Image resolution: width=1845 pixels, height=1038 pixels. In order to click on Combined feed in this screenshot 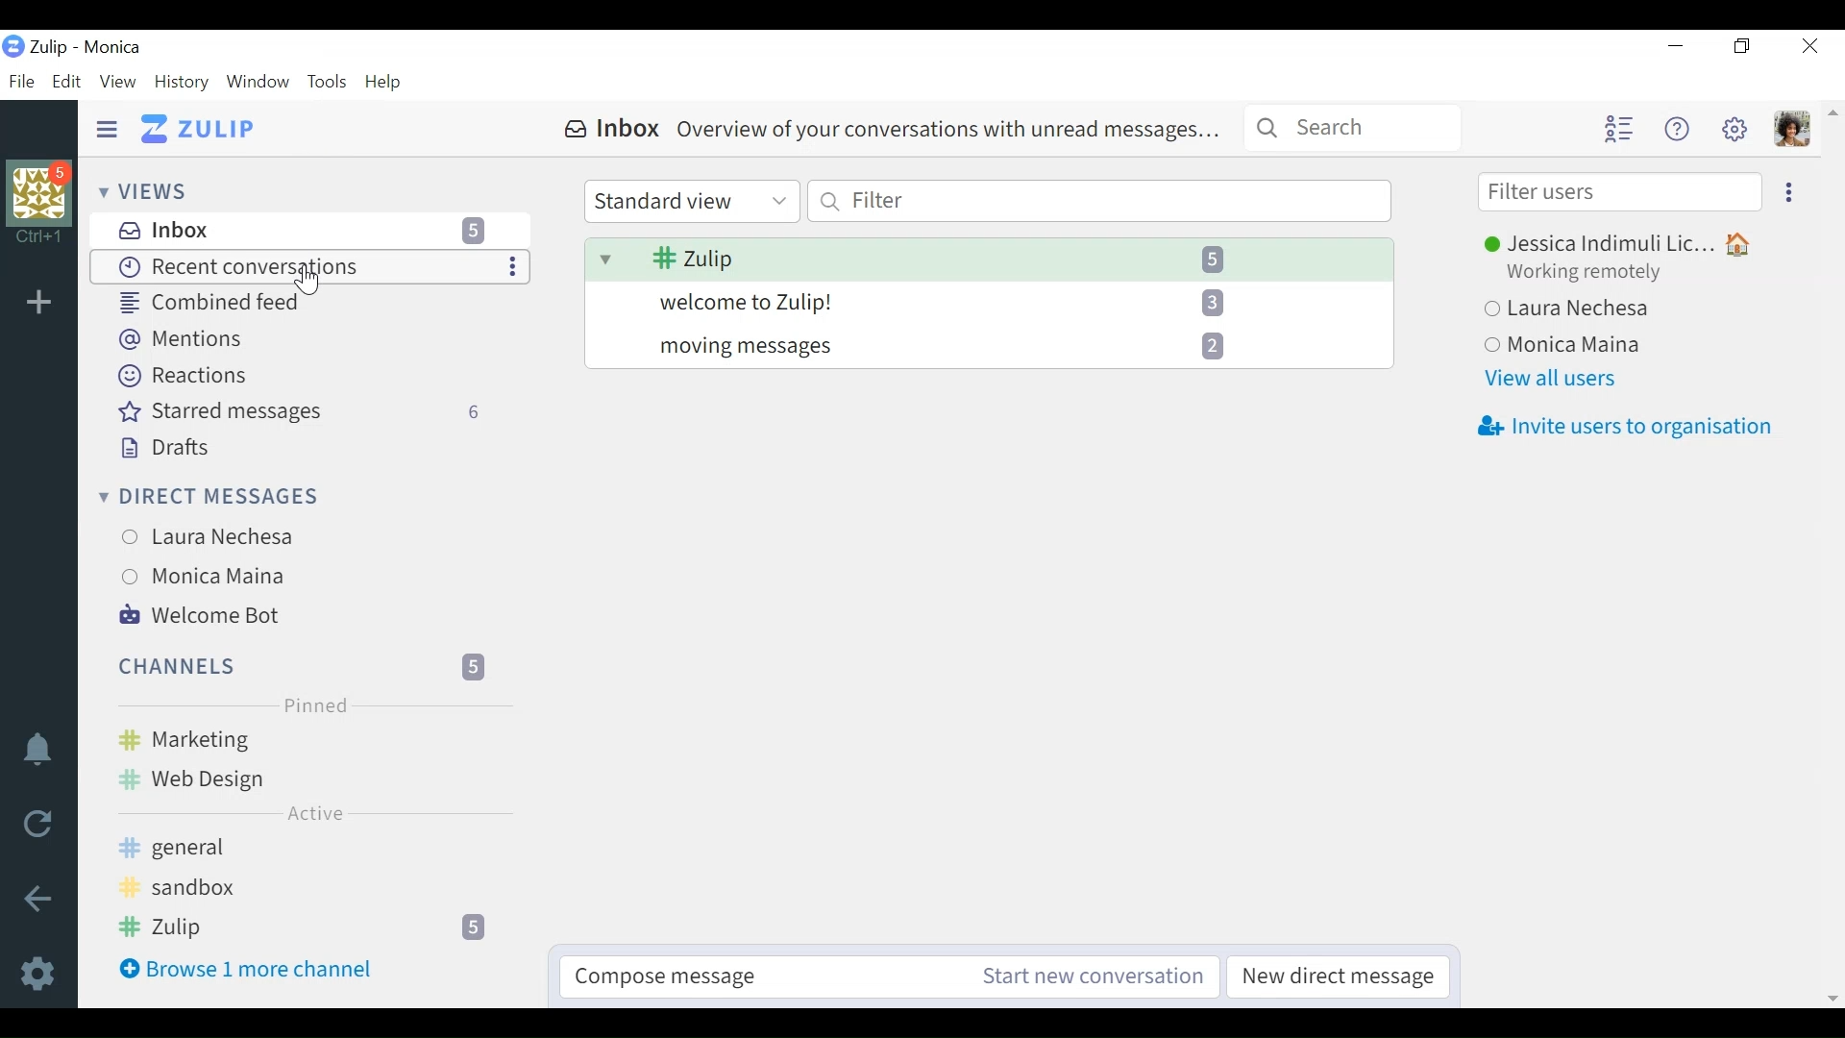, I will do `click(260, 304)`.